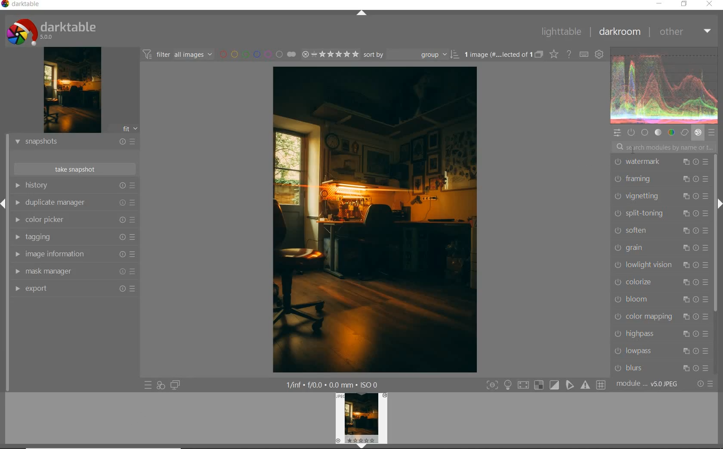 This screenshot has height=449, width=723. What do you see at coordinates (160, 385) in the screenshot?
I see `quick access for applying any of your styles` at bounding box center [160, 385].